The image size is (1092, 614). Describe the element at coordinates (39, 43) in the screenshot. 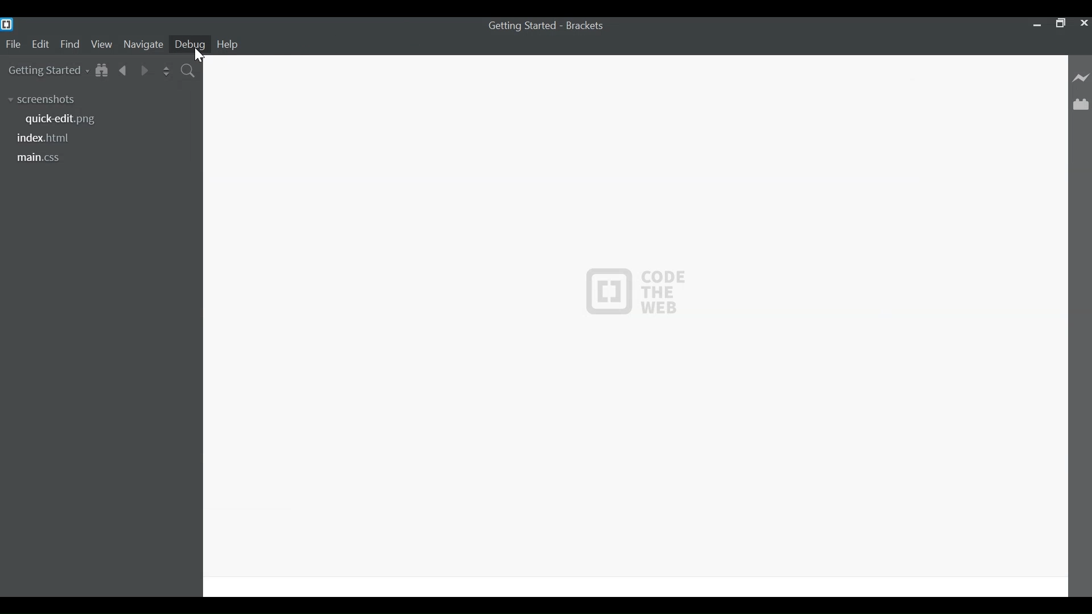

I see `Edit` at that location.